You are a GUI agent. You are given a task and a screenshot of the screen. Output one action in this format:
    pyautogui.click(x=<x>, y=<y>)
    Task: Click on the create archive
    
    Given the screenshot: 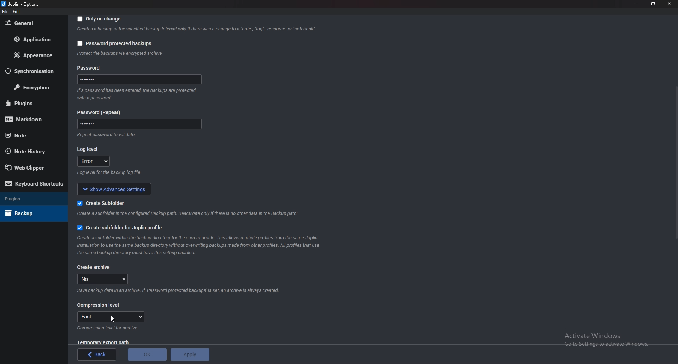 What is the action you would take?
    pyautogui.click(x=94, y=267)
    